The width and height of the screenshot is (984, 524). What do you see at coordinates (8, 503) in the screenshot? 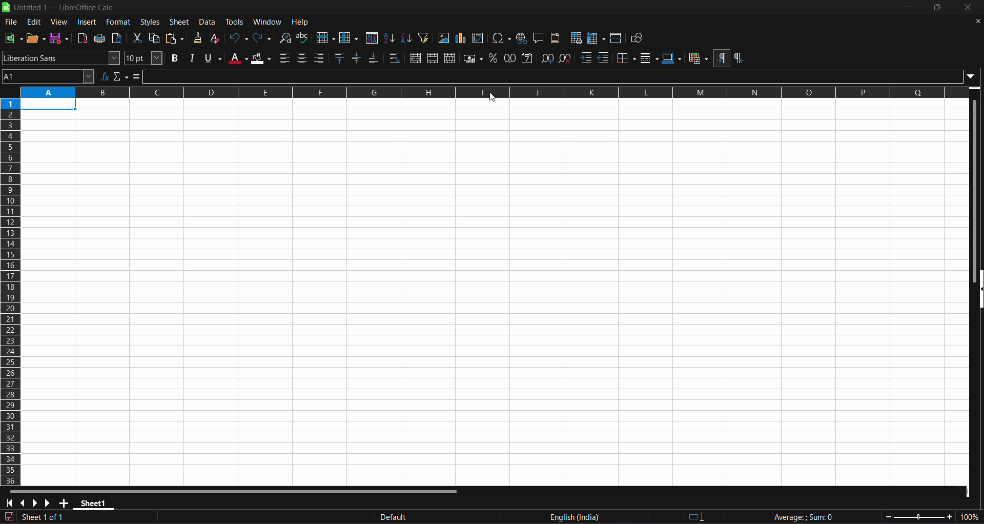
I see `scroll to first sheet` at bounding box center [8, 503].